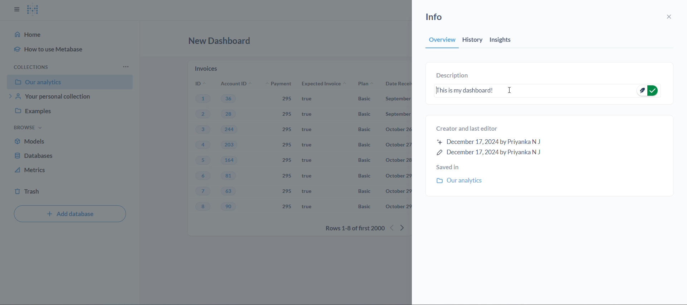 This screenshot has height=305, width=687. Describe the element at coordinates (310, 130) in the screenshot. I see `true` at that location.